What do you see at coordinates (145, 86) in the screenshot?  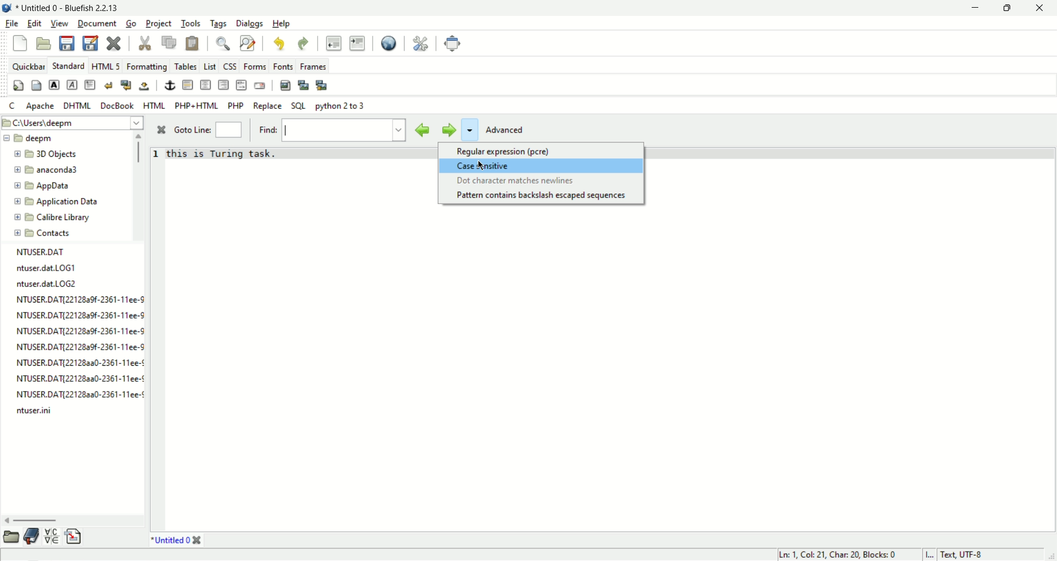 I see `non breaking space` at bounding box center [145, 86].